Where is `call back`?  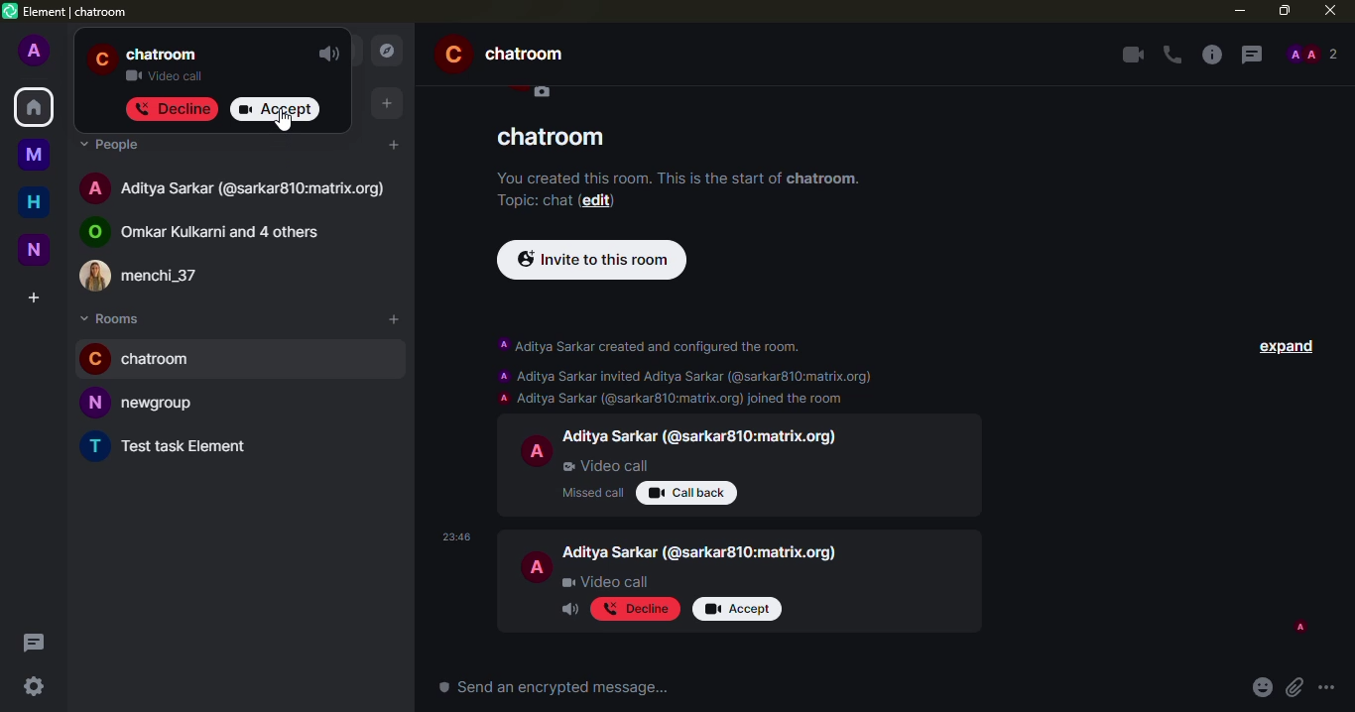
call back is located at coordinates (686, 493).